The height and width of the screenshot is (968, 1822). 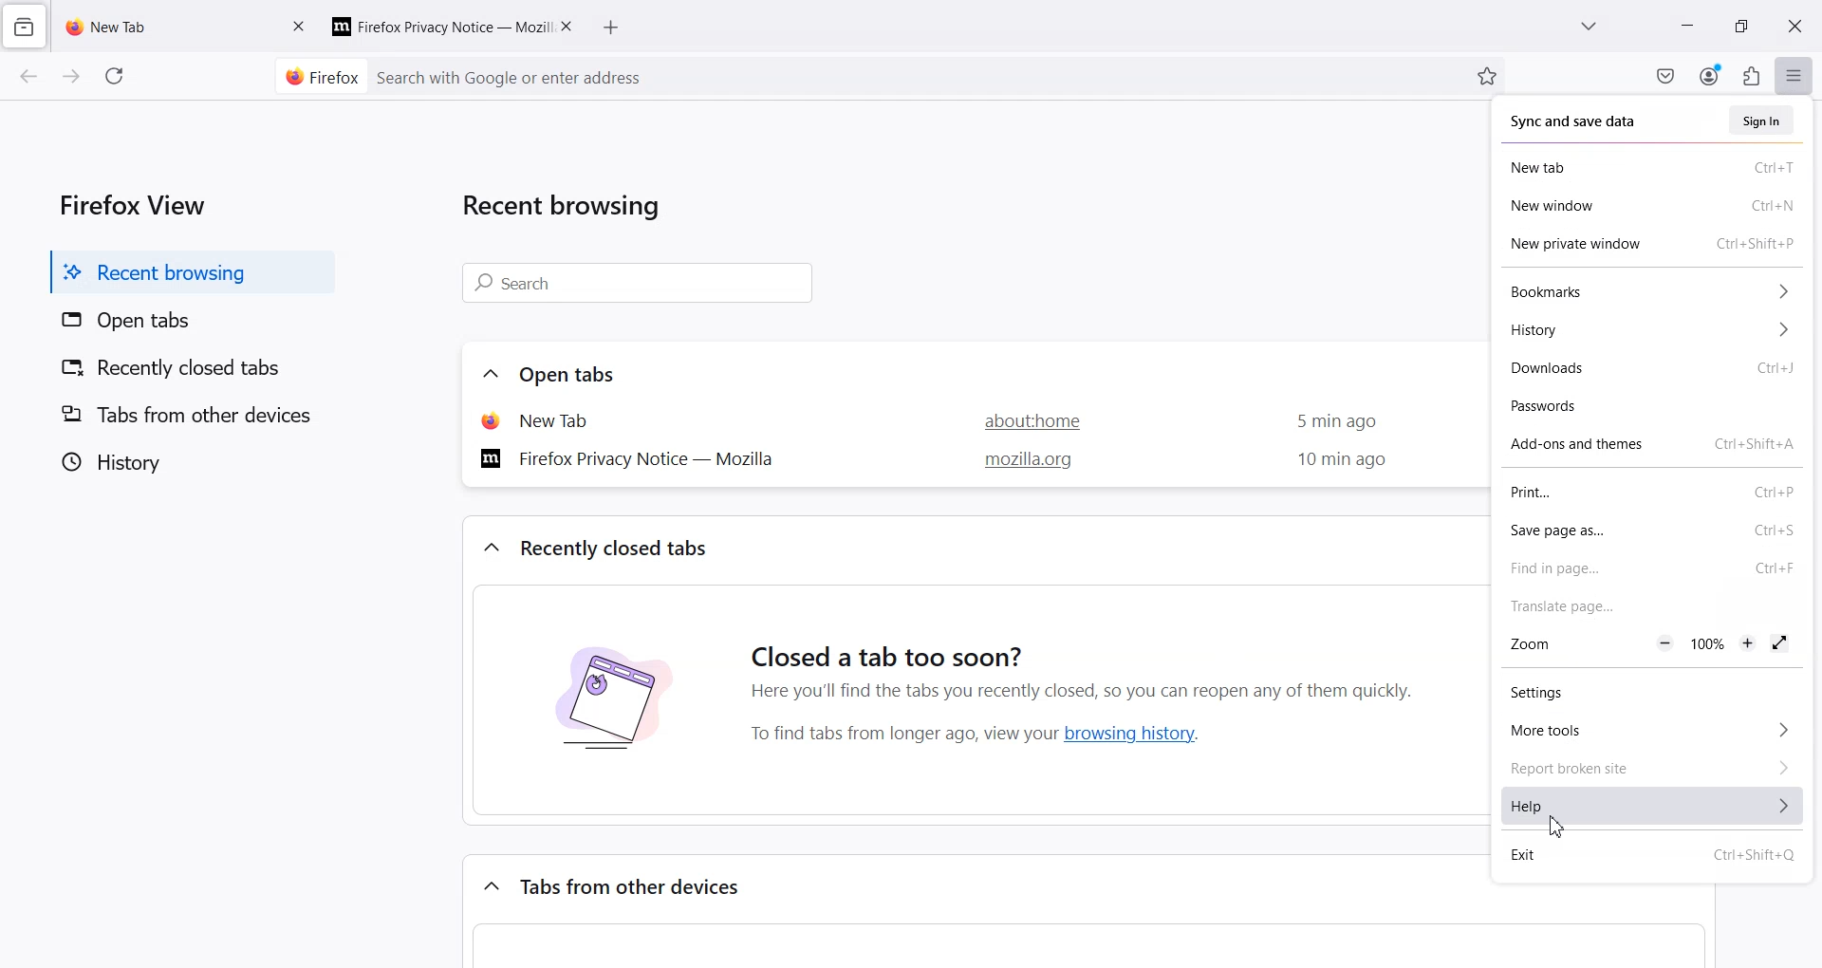 I want to click on Save to Pocket, so click(x=1665, y=76).